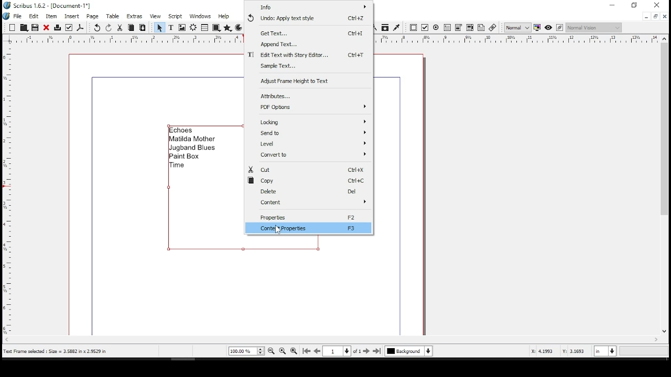 The height and width of the screenshot is (377, 671). I want to click on select the visual appearance of display, so click(593, 27).